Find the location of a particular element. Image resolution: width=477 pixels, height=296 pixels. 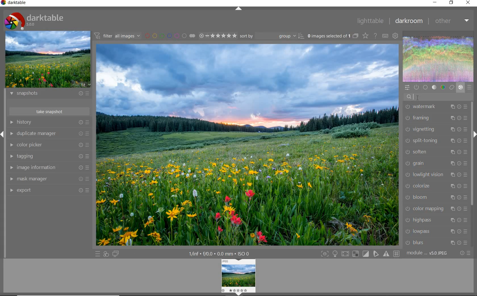

waveform is located at coordinates (438, 59).